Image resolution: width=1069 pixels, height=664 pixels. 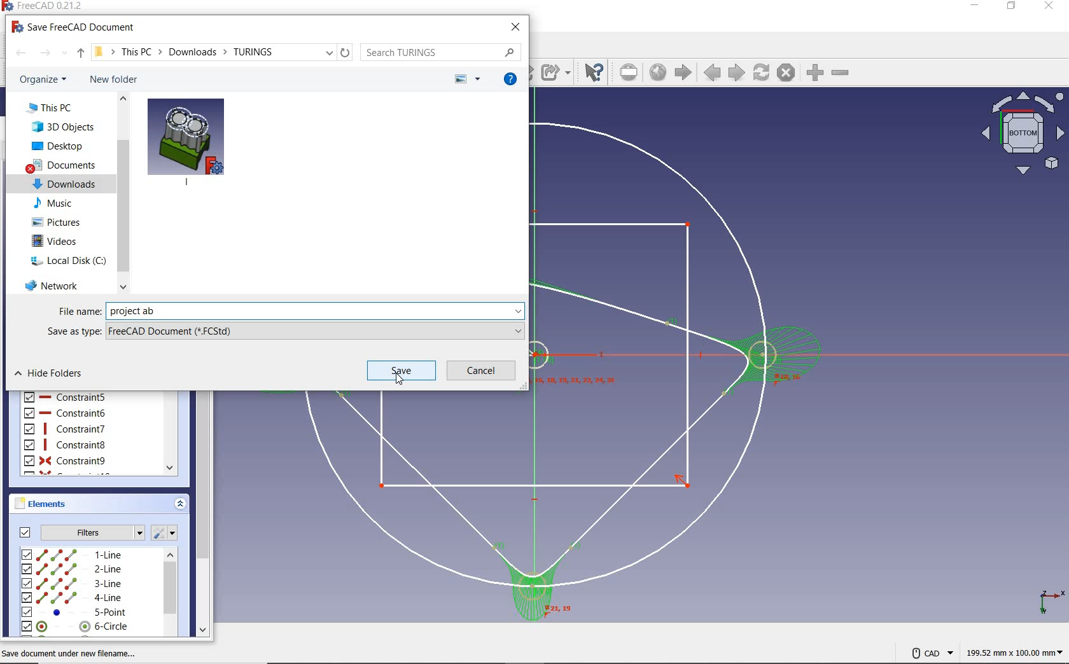 What do you see at coordinates (80, 53) in the screenshot?
I see `up` at bounding box center [80, 53].